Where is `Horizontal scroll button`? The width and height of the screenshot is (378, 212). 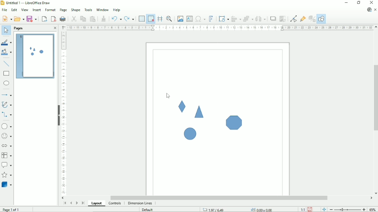 Horizontal scroll button is located at coordinates (371, 198).